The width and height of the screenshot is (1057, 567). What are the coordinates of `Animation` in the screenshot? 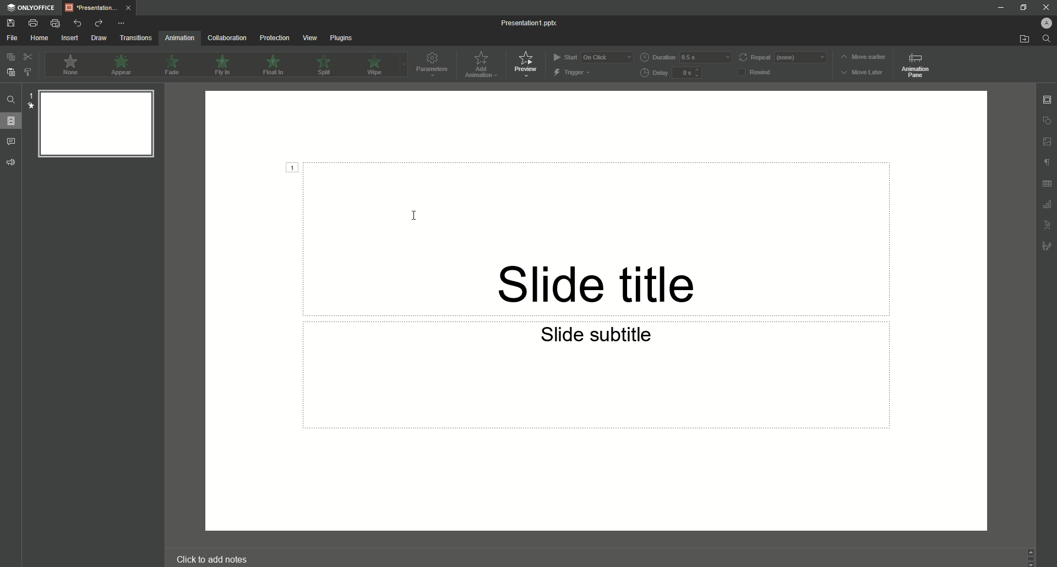 It's located at (180, 39).